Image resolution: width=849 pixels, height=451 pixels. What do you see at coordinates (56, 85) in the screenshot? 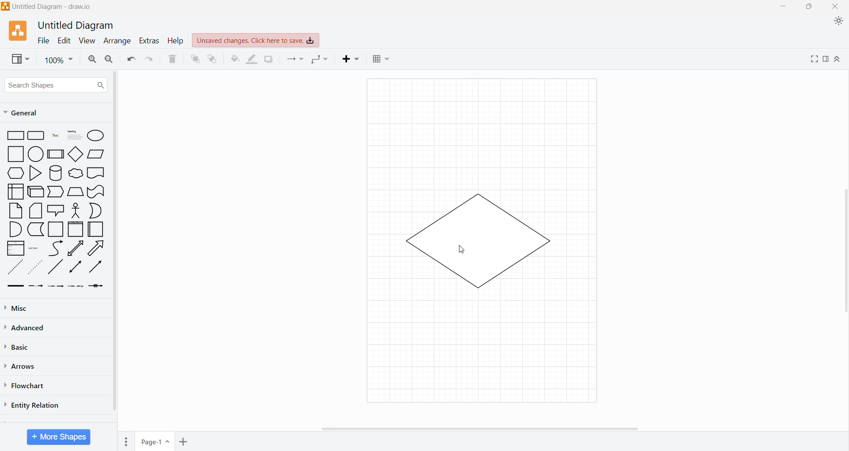
I see `Search Shapes` at bounding box center [56, 85].